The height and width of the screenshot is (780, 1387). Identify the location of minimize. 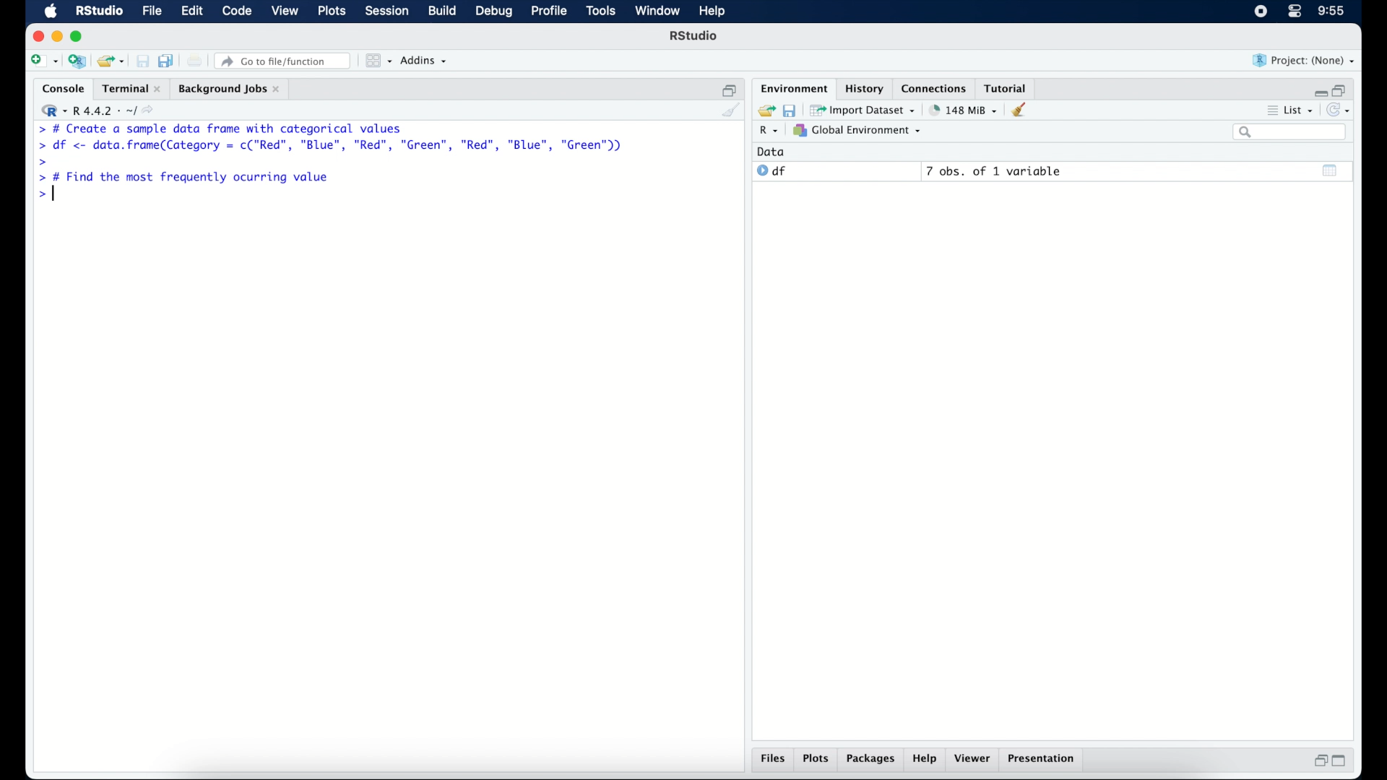
(1318, 90).